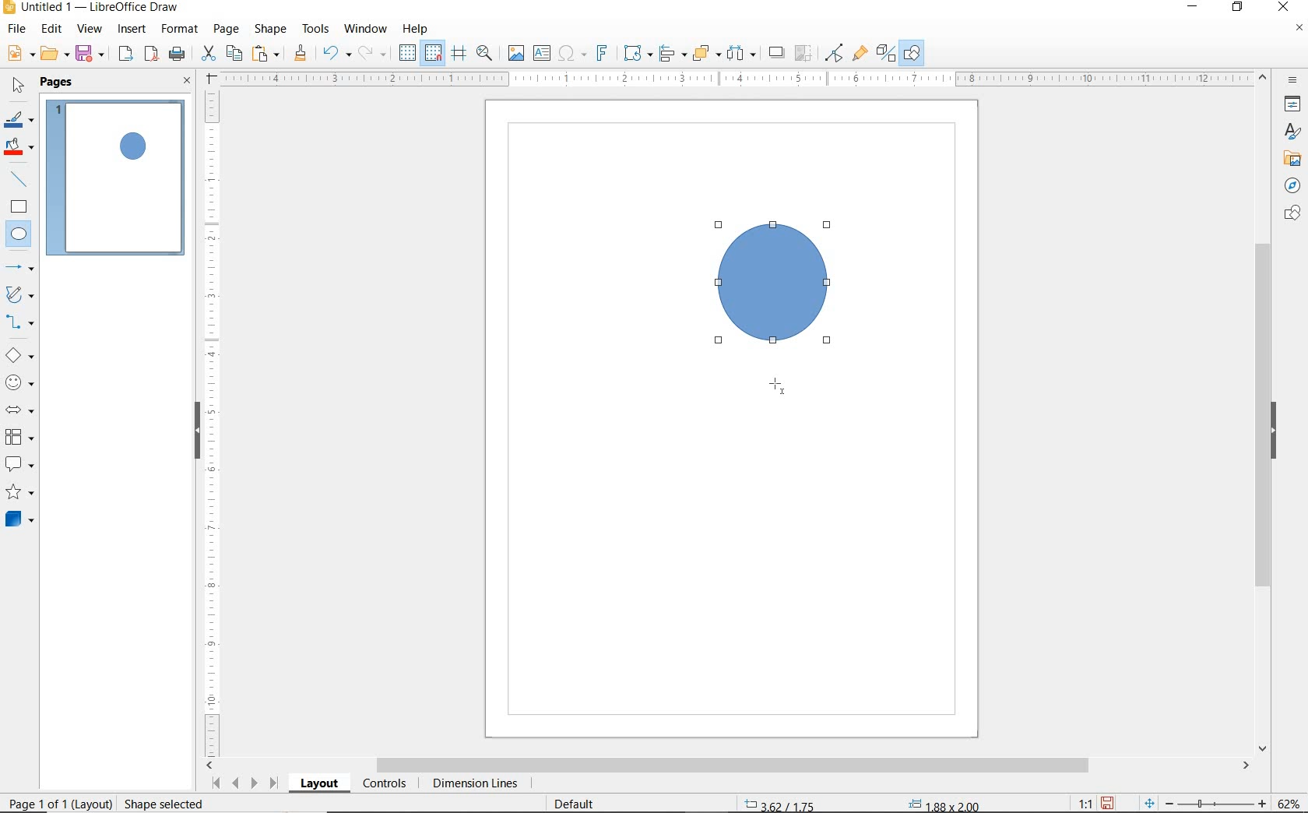  What do you see at coordinates (19, 494) in the screenshot?
I see `STARS AND BANNERS` at bounding box center [19, 494].